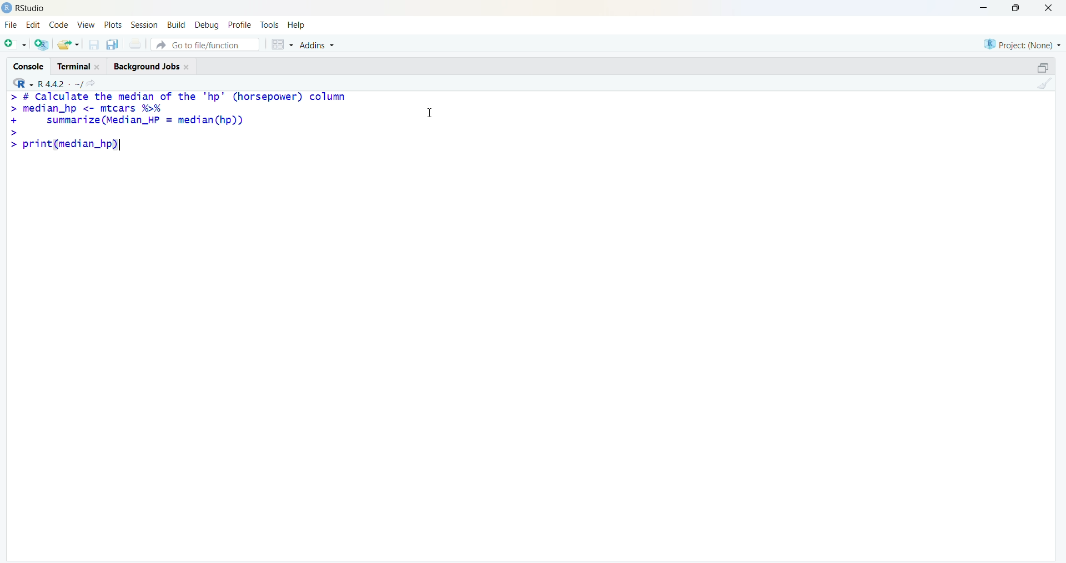  Describe the element at coordinates (984, 7) in the screenshot. I see `minimise` at that location.